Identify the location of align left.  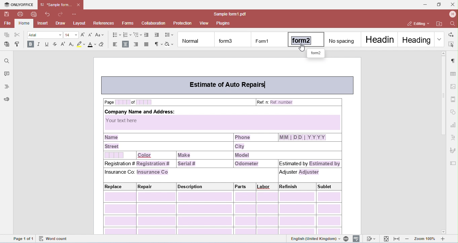
(115, 44).